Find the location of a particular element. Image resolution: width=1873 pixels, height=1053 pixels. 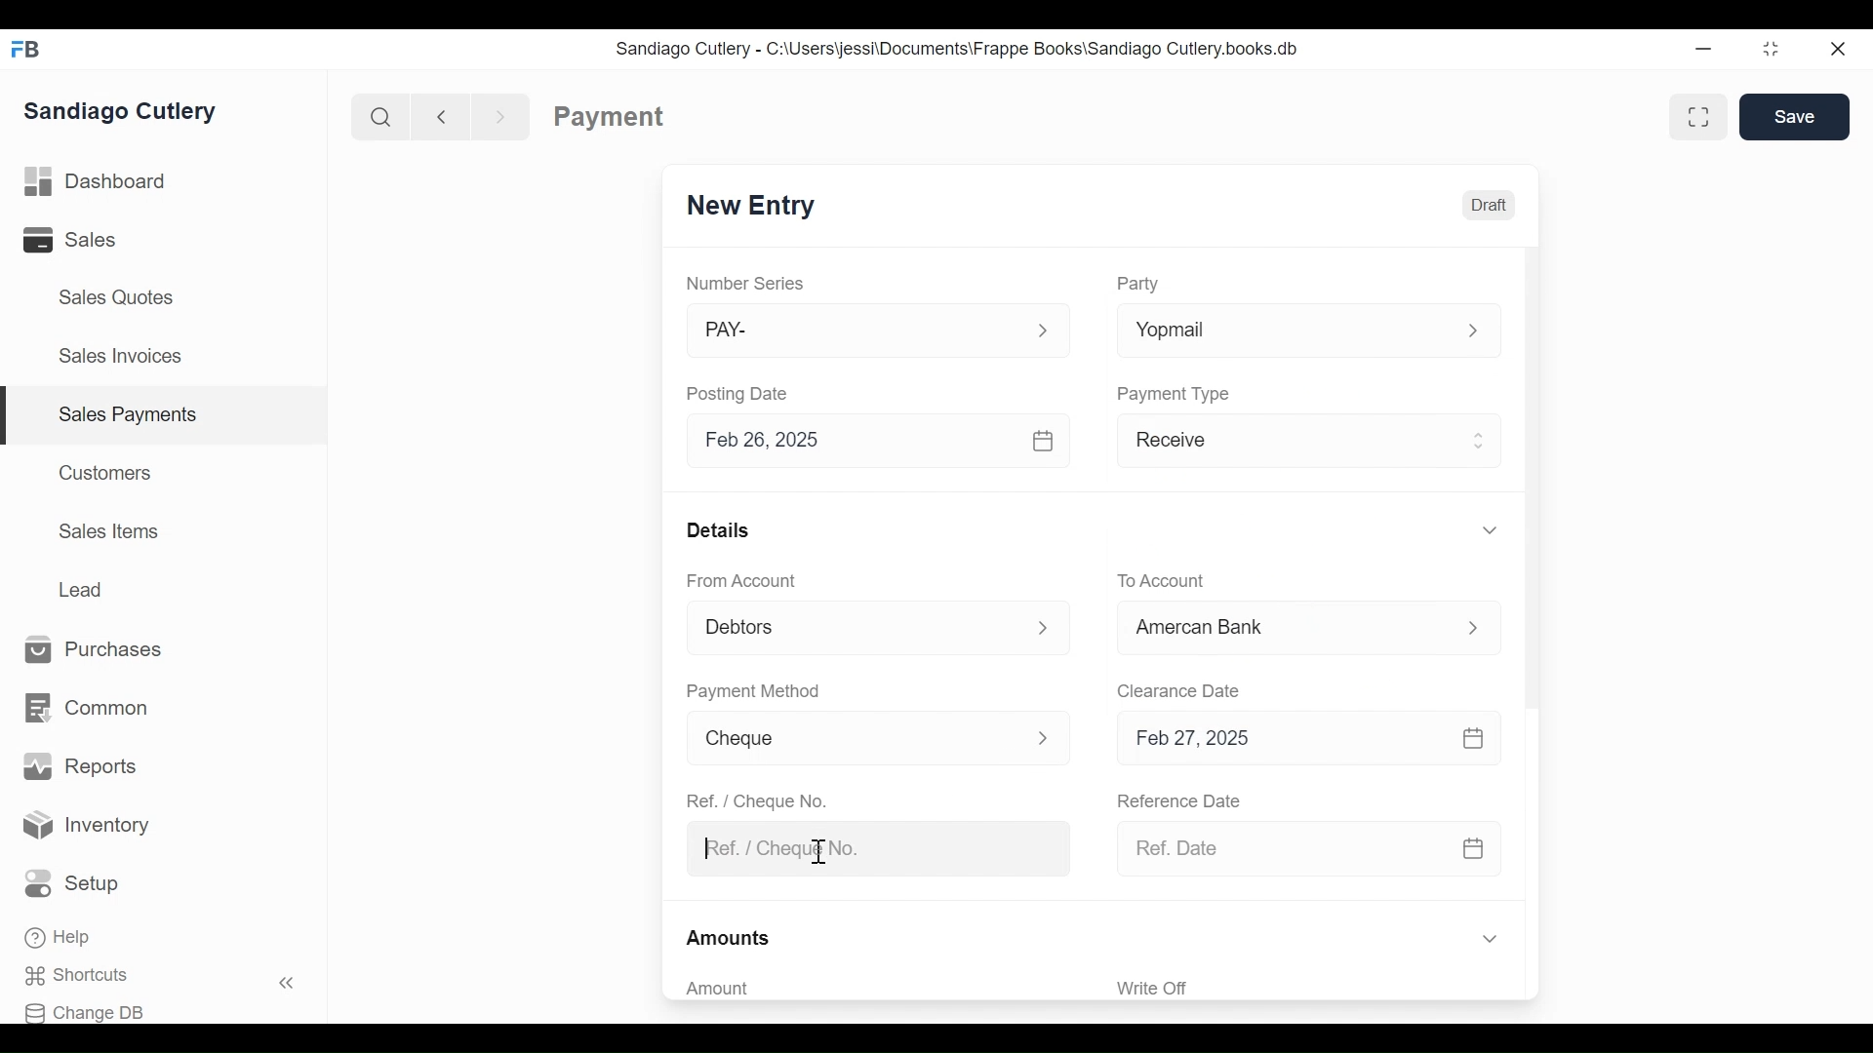

Payment is located at coordinates (610, 117).